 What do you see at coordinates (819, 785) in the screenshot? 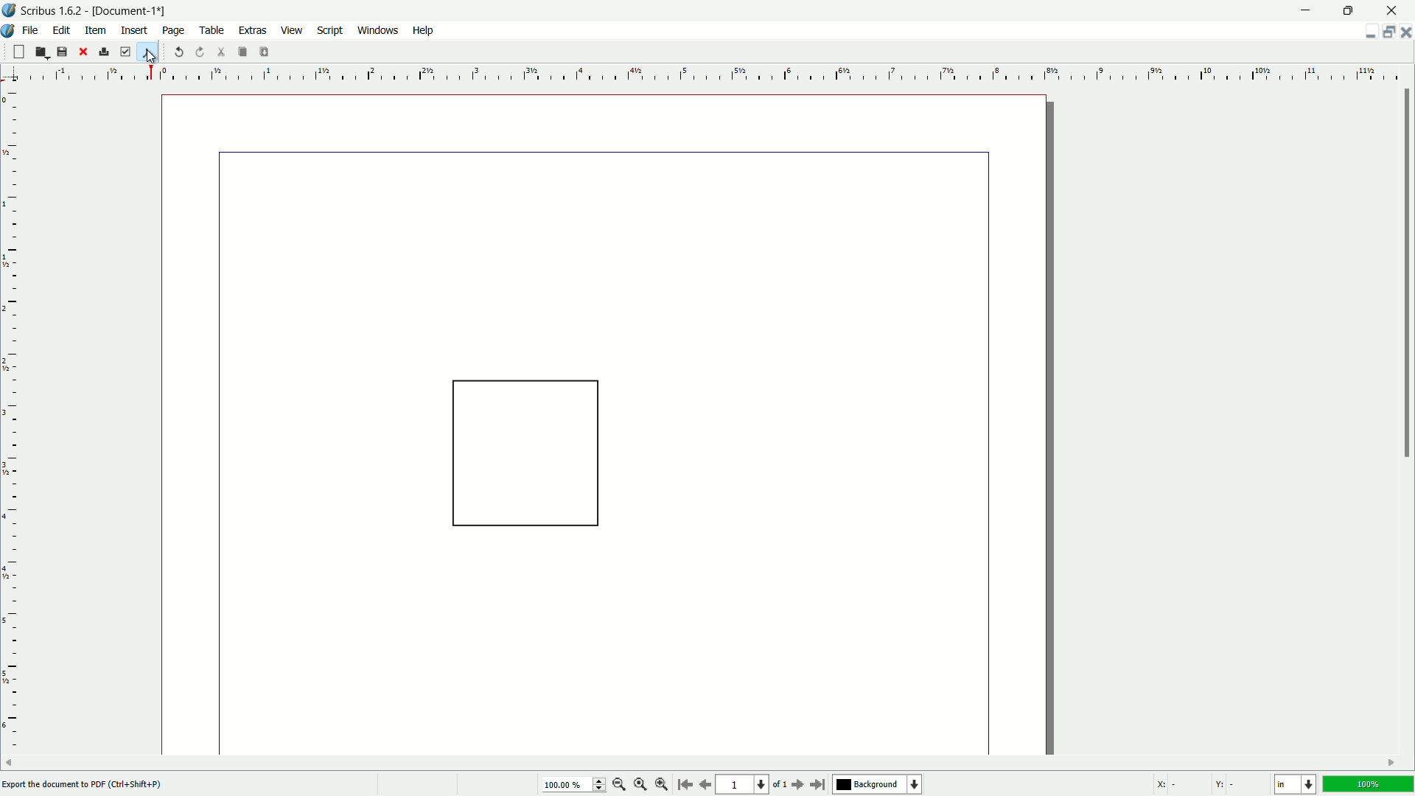
I see `go to last page` at bounding box center [819, 785].